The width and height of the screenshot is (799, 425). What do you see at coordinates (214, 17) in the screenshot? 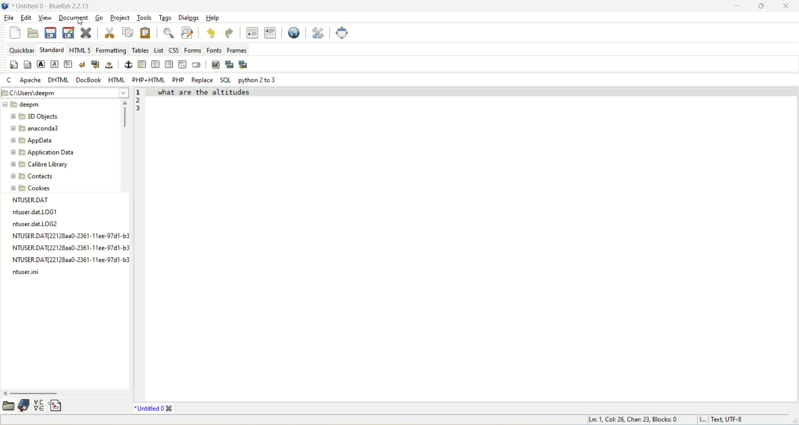
I see `help` at bounding box center [214, 17].